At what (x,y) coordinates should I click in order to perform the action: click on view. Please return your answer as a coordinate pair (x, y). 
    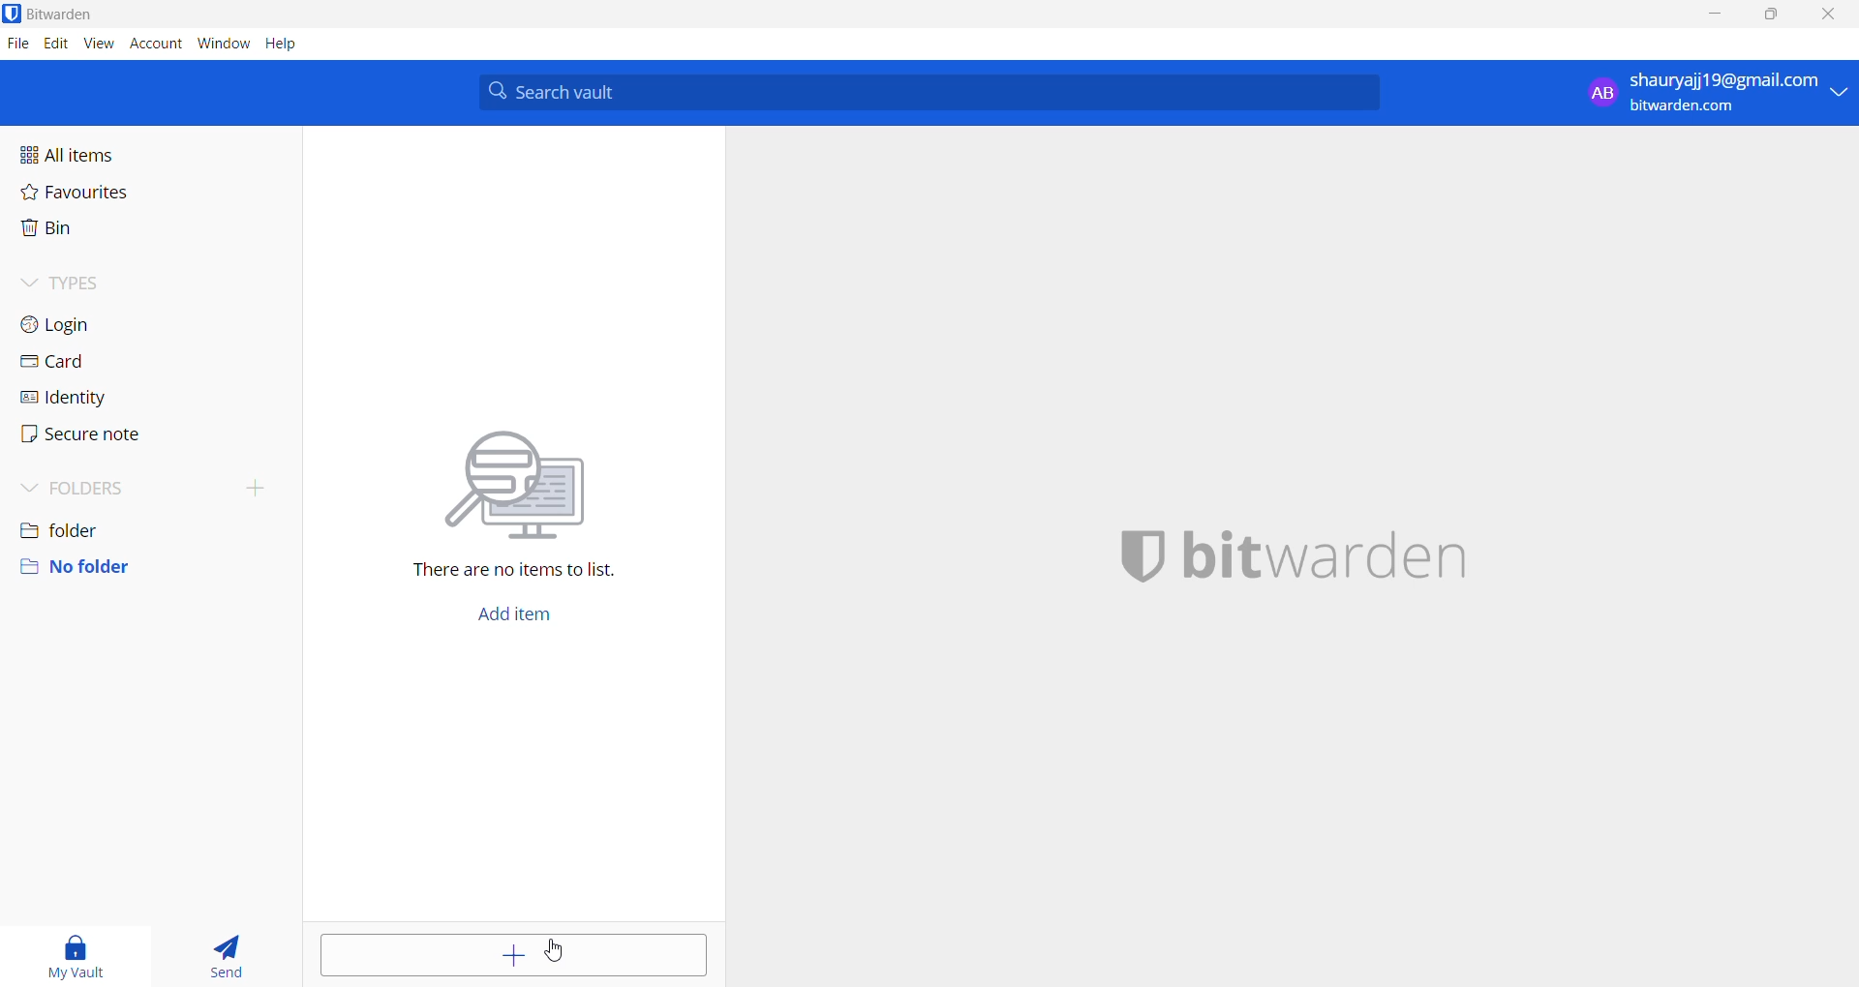
    Looking at the image, I should click on (96, 45).